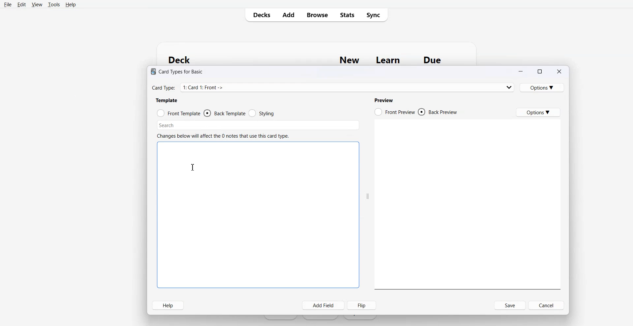  What do you see at coordinates (225, 113) in the screenshot?
I see `Back template` at bounding box center [225, 113].